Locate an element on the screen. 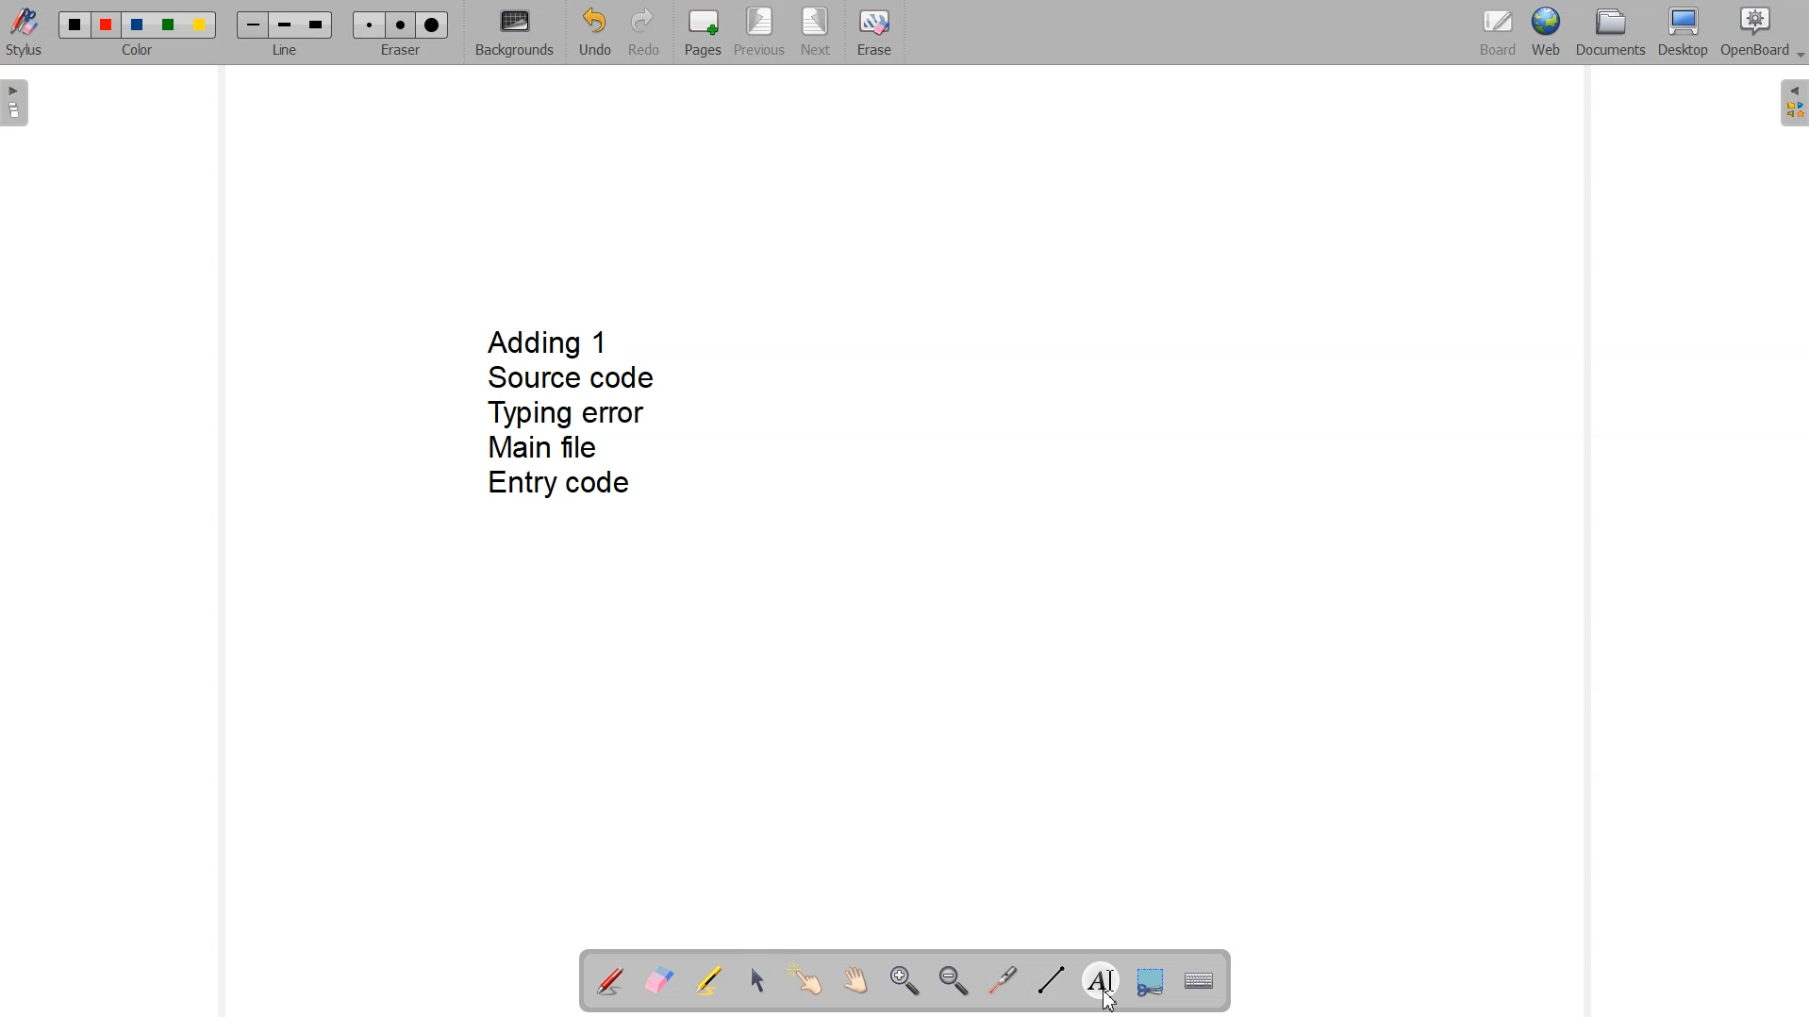  Virtual laser pointer is located at coordinates (1003, 980).